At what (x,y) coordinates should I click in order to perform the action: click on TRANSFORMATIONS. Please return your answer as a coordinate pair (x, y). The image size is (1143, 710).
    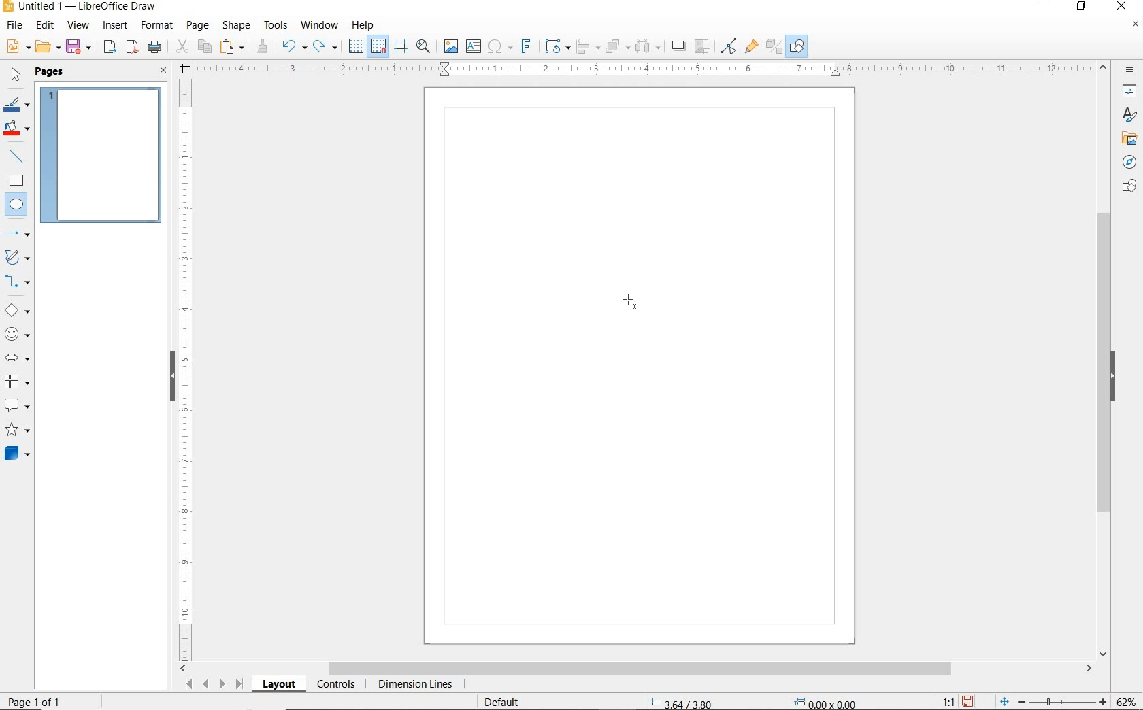
    Looking at the image, I should click on (555, 46).